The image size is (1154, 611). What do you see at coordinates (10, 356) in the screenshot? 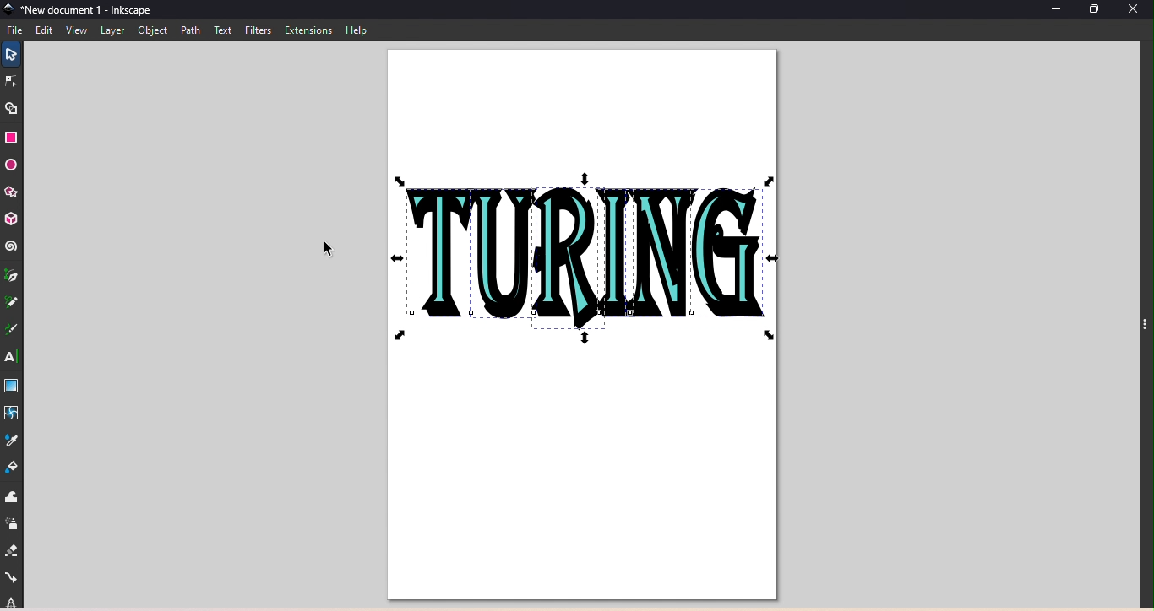
I see `Text tool` at bounding box center [10, 356].